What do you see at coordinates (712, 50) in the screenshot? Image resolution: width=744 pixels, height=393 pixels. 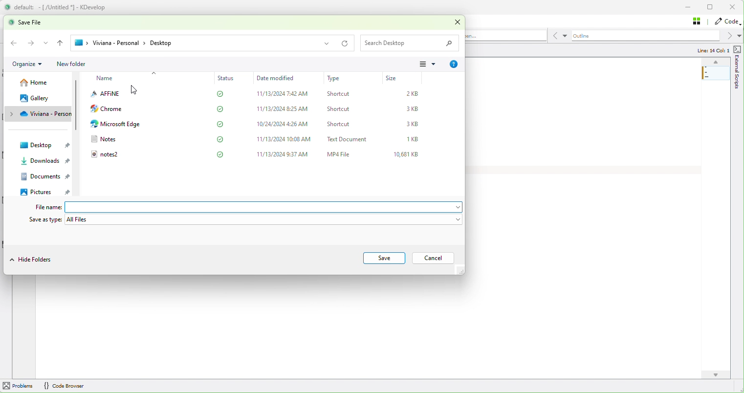 I see `line: 14 Col: 1` at bounding box center [712, 50].